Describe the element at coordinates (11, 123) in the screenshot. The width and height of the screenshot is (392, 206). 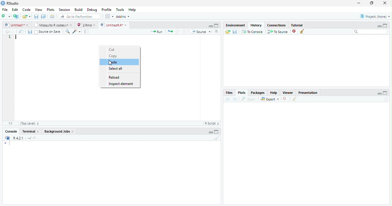
I see `1:1` at that location.